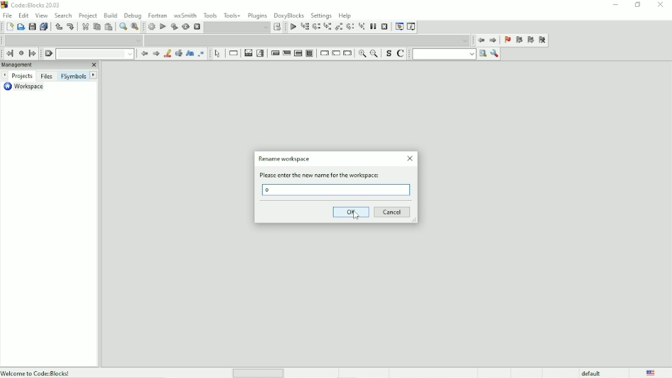 This screenshot has width=672, height=378. Describe the element at coordinates (324, 54) in the screenshot. I see `Break instruction` at that location.